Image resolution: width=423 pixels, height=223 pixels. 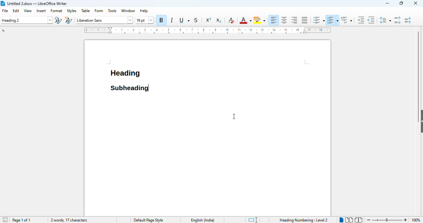 I want to click on table, so click(x=85, y=11).